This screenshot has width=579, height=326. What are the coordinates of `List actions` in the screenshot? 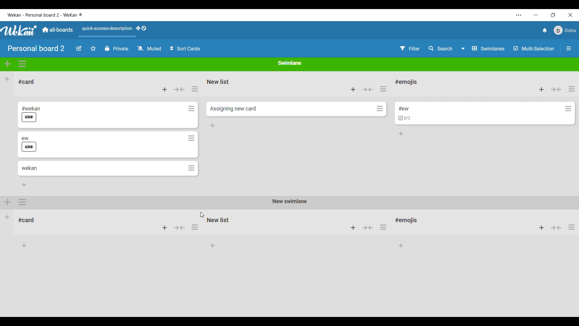 It's located at (383, 89).